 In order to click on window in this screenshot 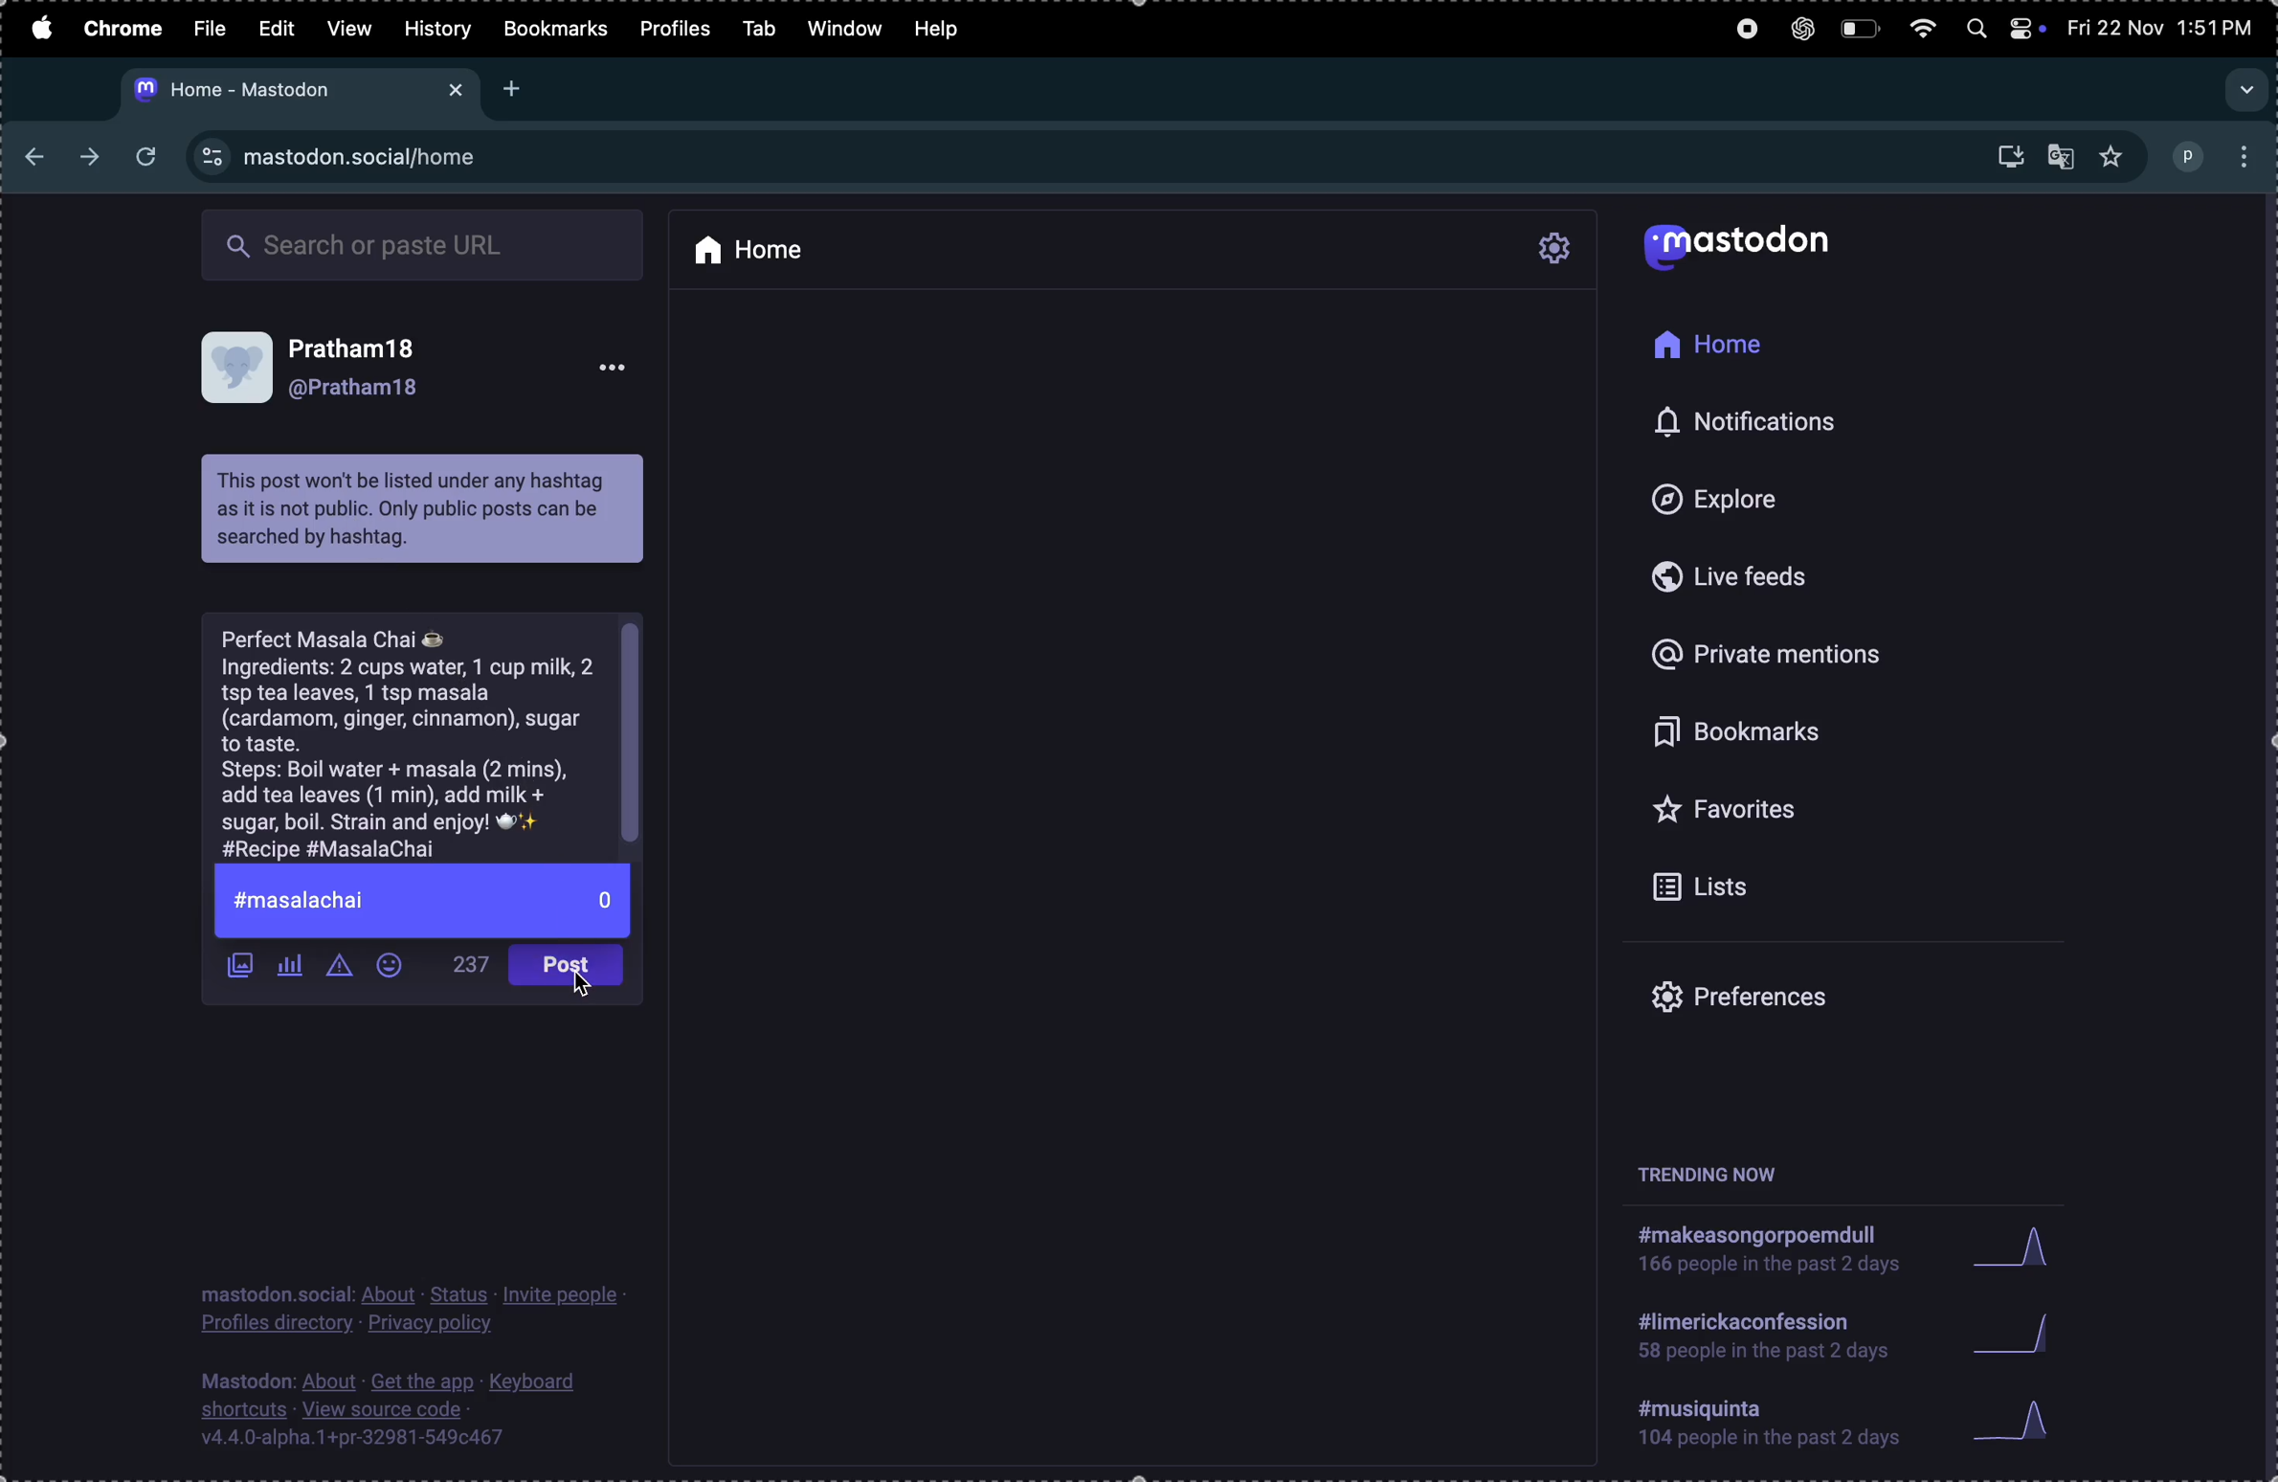, I will do `click(846, 30)`.